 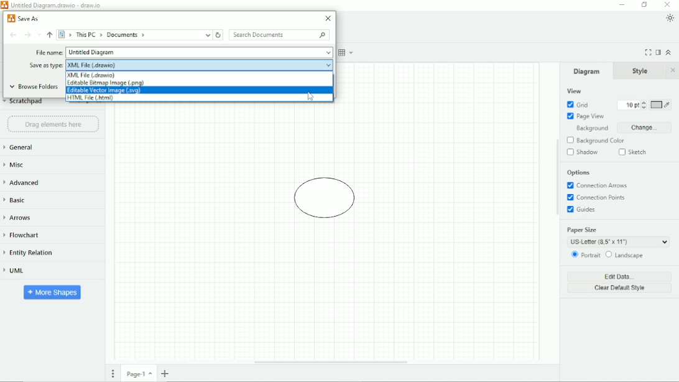 What do you see at coordinates (22, 219) in the screenshot?
I see `Arrows` at bounding box center [22, 219].